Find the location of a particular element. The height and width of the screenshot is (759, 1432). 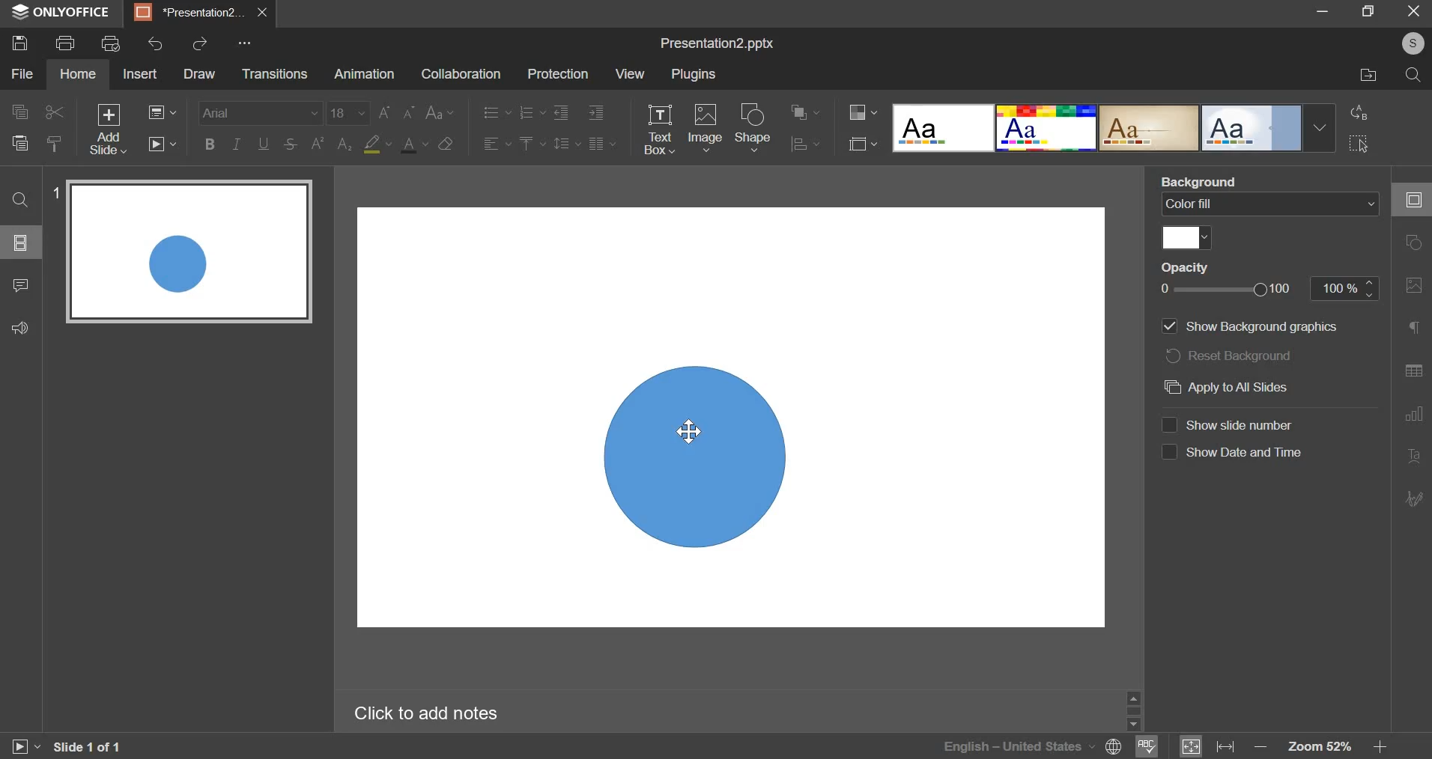

© is located at coordinates (1409, 44).